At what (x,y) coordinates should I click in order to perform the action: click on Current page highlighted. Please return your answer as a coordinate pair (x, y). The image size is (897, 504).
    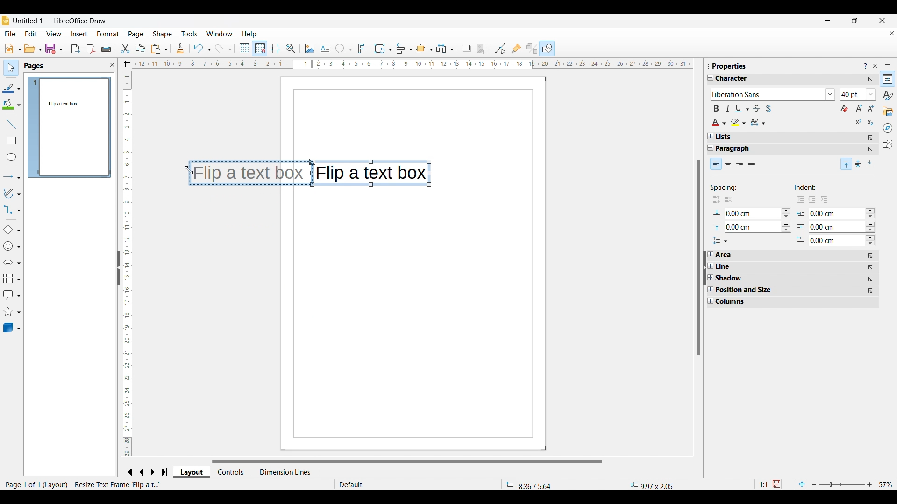
    Looking at the image, I should click on (33, 127).